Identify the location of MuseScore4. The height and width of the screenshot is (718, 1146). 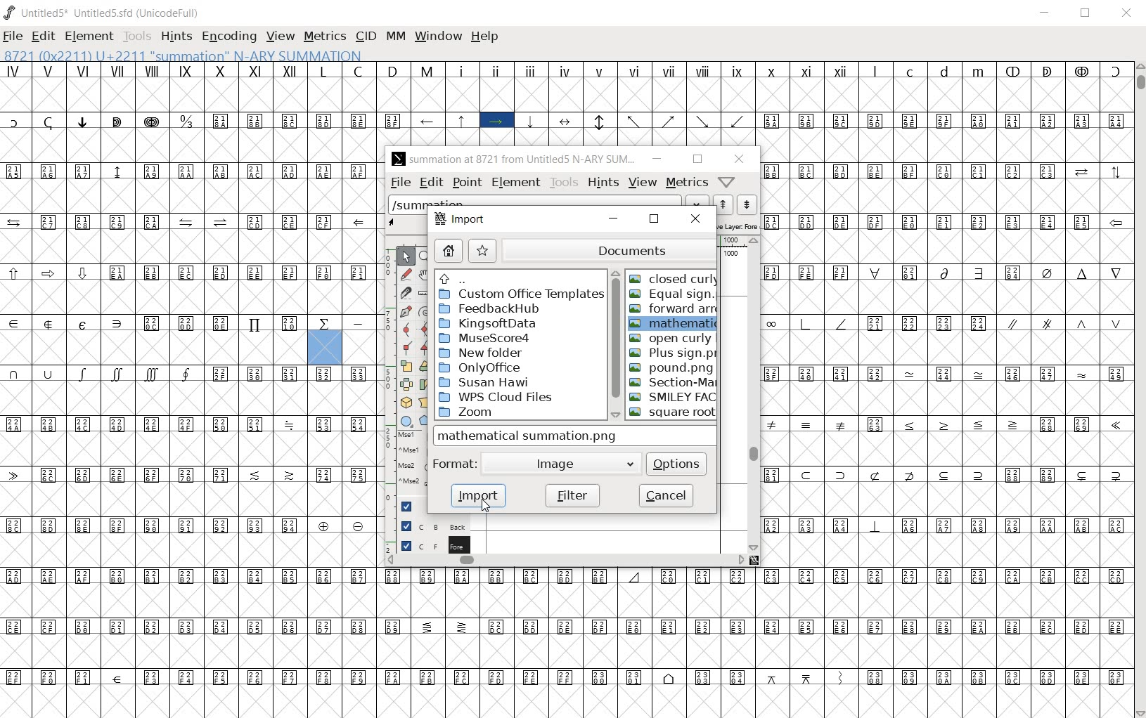
(484, 338).